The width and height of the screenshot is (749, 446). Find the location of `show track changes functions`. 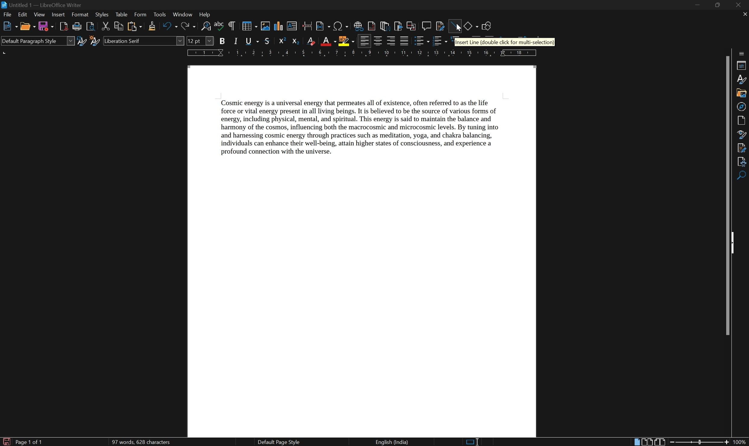

show track changes functions is located at coordinates (441, 27).